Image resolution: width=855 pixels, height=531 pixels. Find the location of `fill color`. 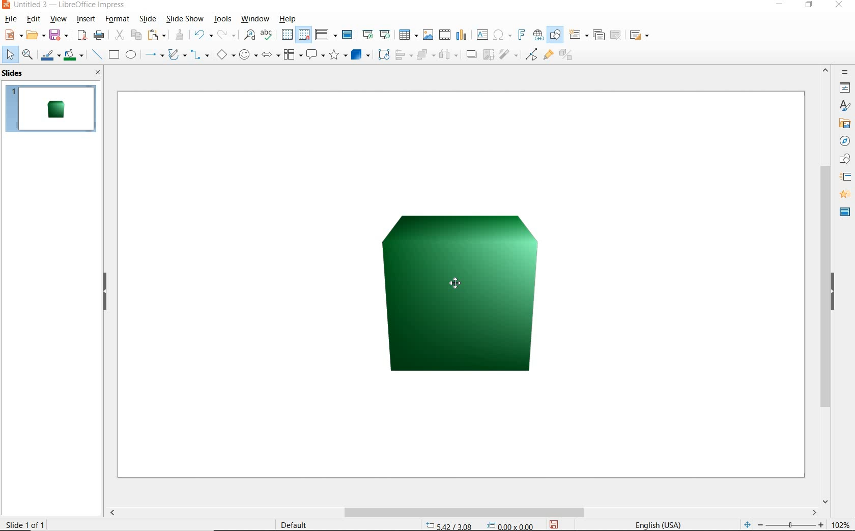

fill color is located at coordinates (74, 56).